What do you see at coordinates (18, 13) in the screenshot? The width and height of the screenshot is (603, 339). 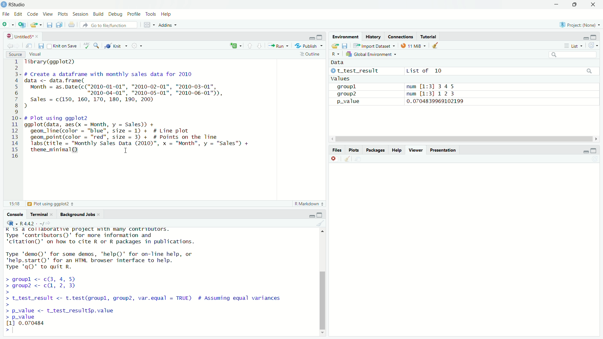 I see `Edit` at bounding box center [18, 13].